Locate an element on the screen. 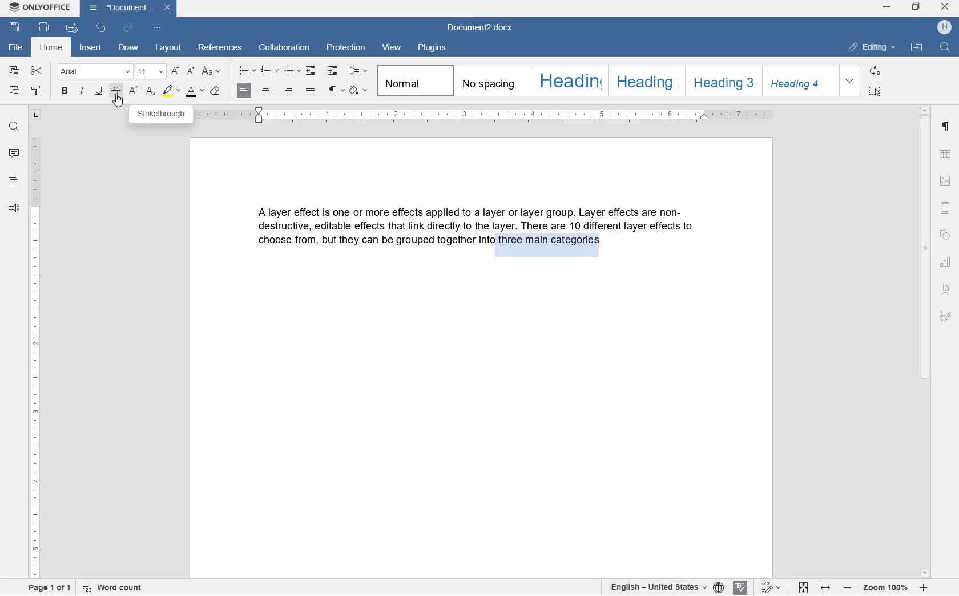 The height and width of the screenshot is (596, 959). table  is located at coordinates (947, 154).